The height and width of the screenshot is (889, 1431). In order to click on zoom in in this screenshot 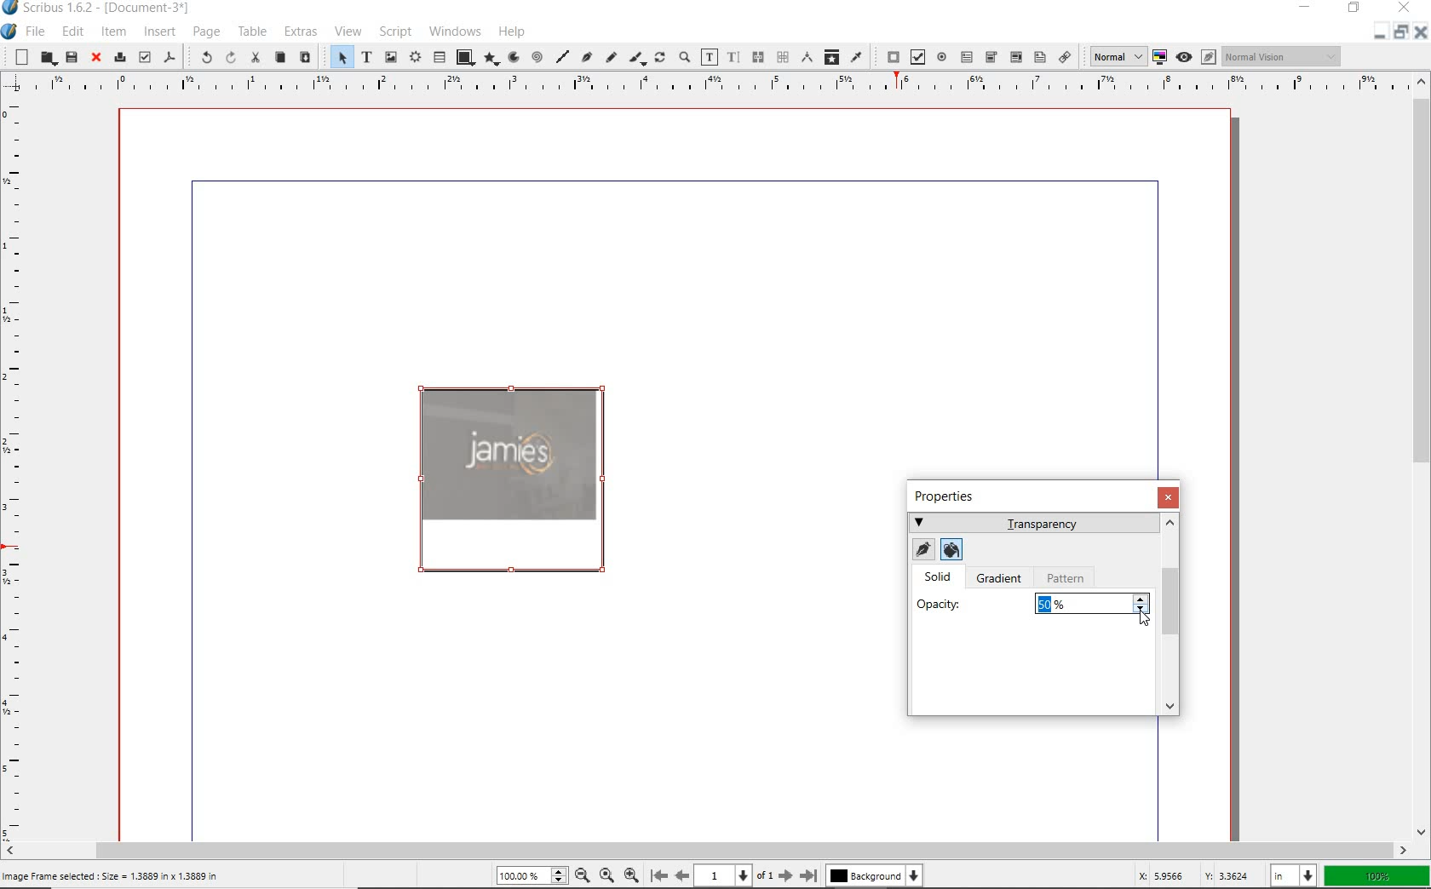, I will do `click(632, 877)`.